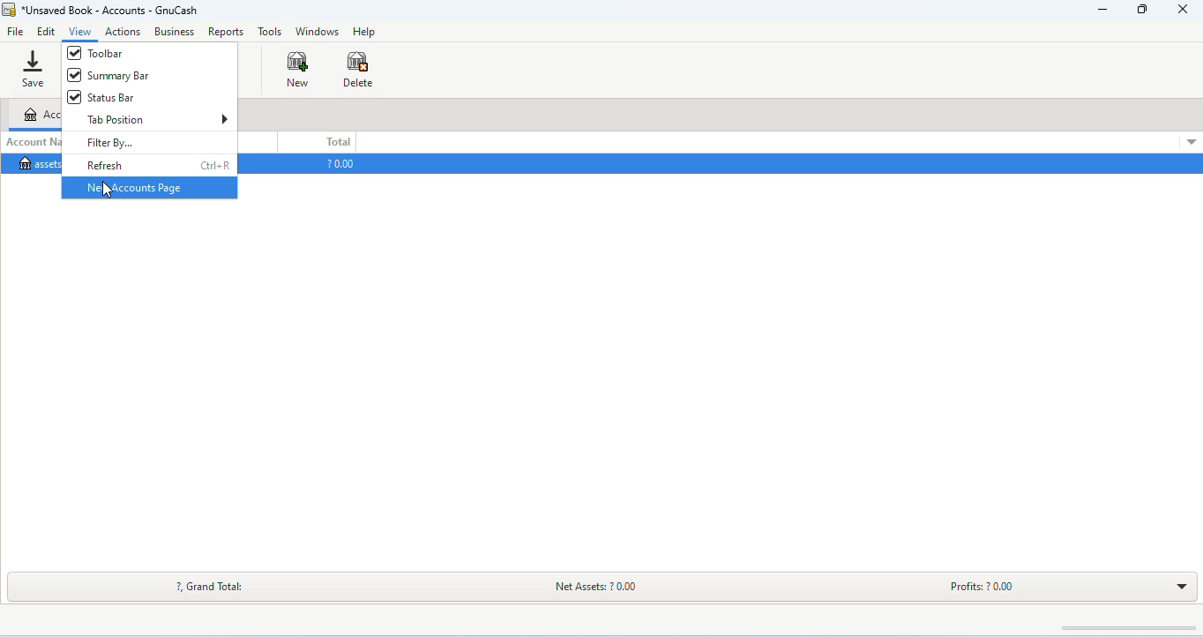 This screenshot has height=637, width=1203. What do you see at coordinates (114, 55) in the screenshot?
I see `toolbar` at bounding box center [114, 55].